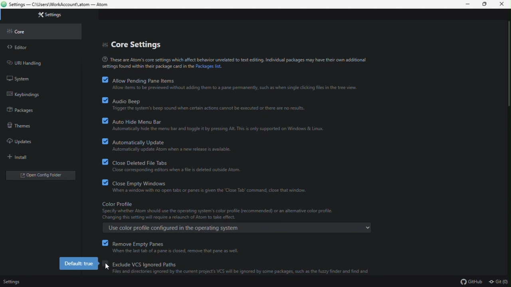 The width and height of the screenshot is (511, 287). What do you see at coordinates (234, 186) in the screenshot?
I see `Close empty Windows` at bounding box center [234, 186].